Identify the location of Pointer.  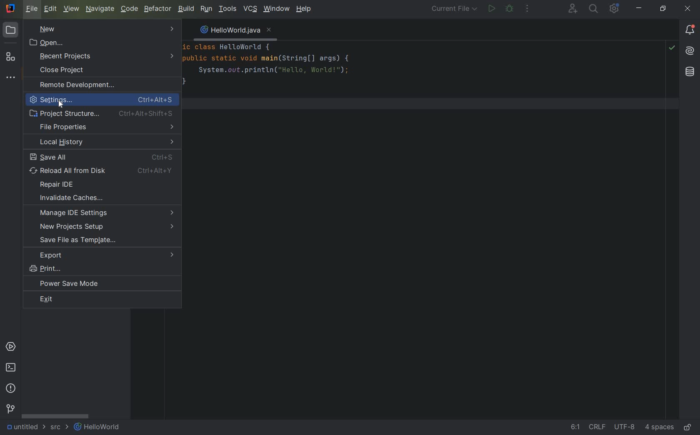
(63, 107).